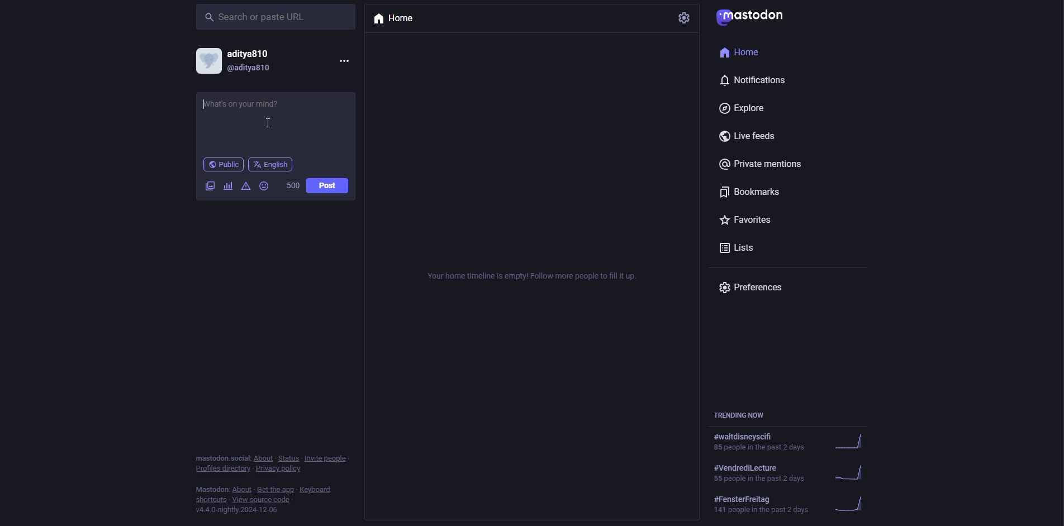 The image size is (1064, 526). What do you see at coordinates (745, 53) in the screenshot?
I see `home` at bounding box center [745, 53].